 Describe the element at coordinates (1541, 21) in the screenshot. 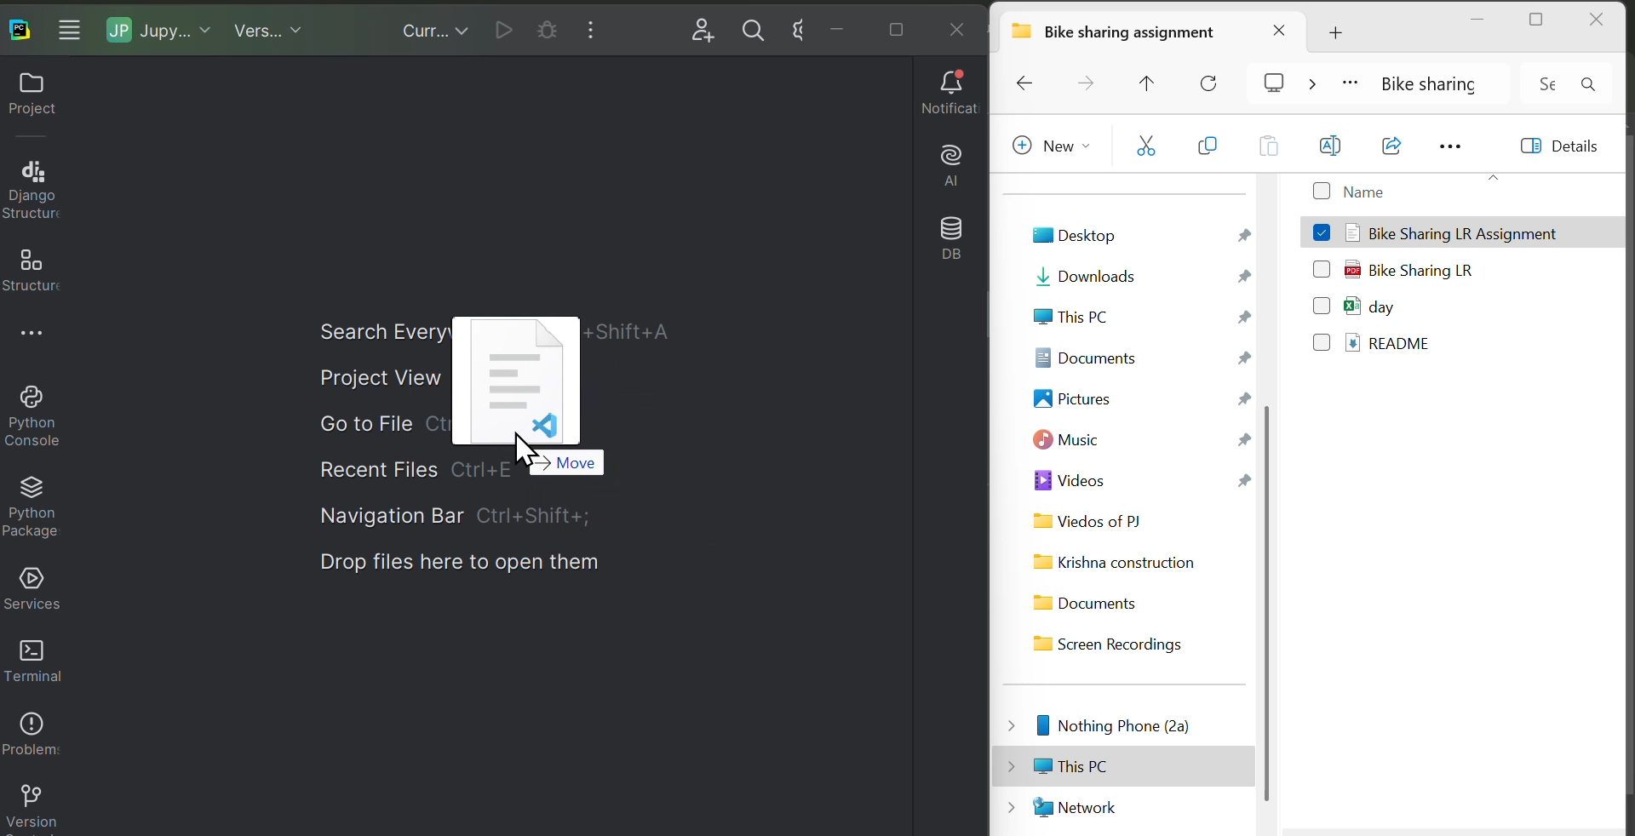

I see `maximise` at that location.